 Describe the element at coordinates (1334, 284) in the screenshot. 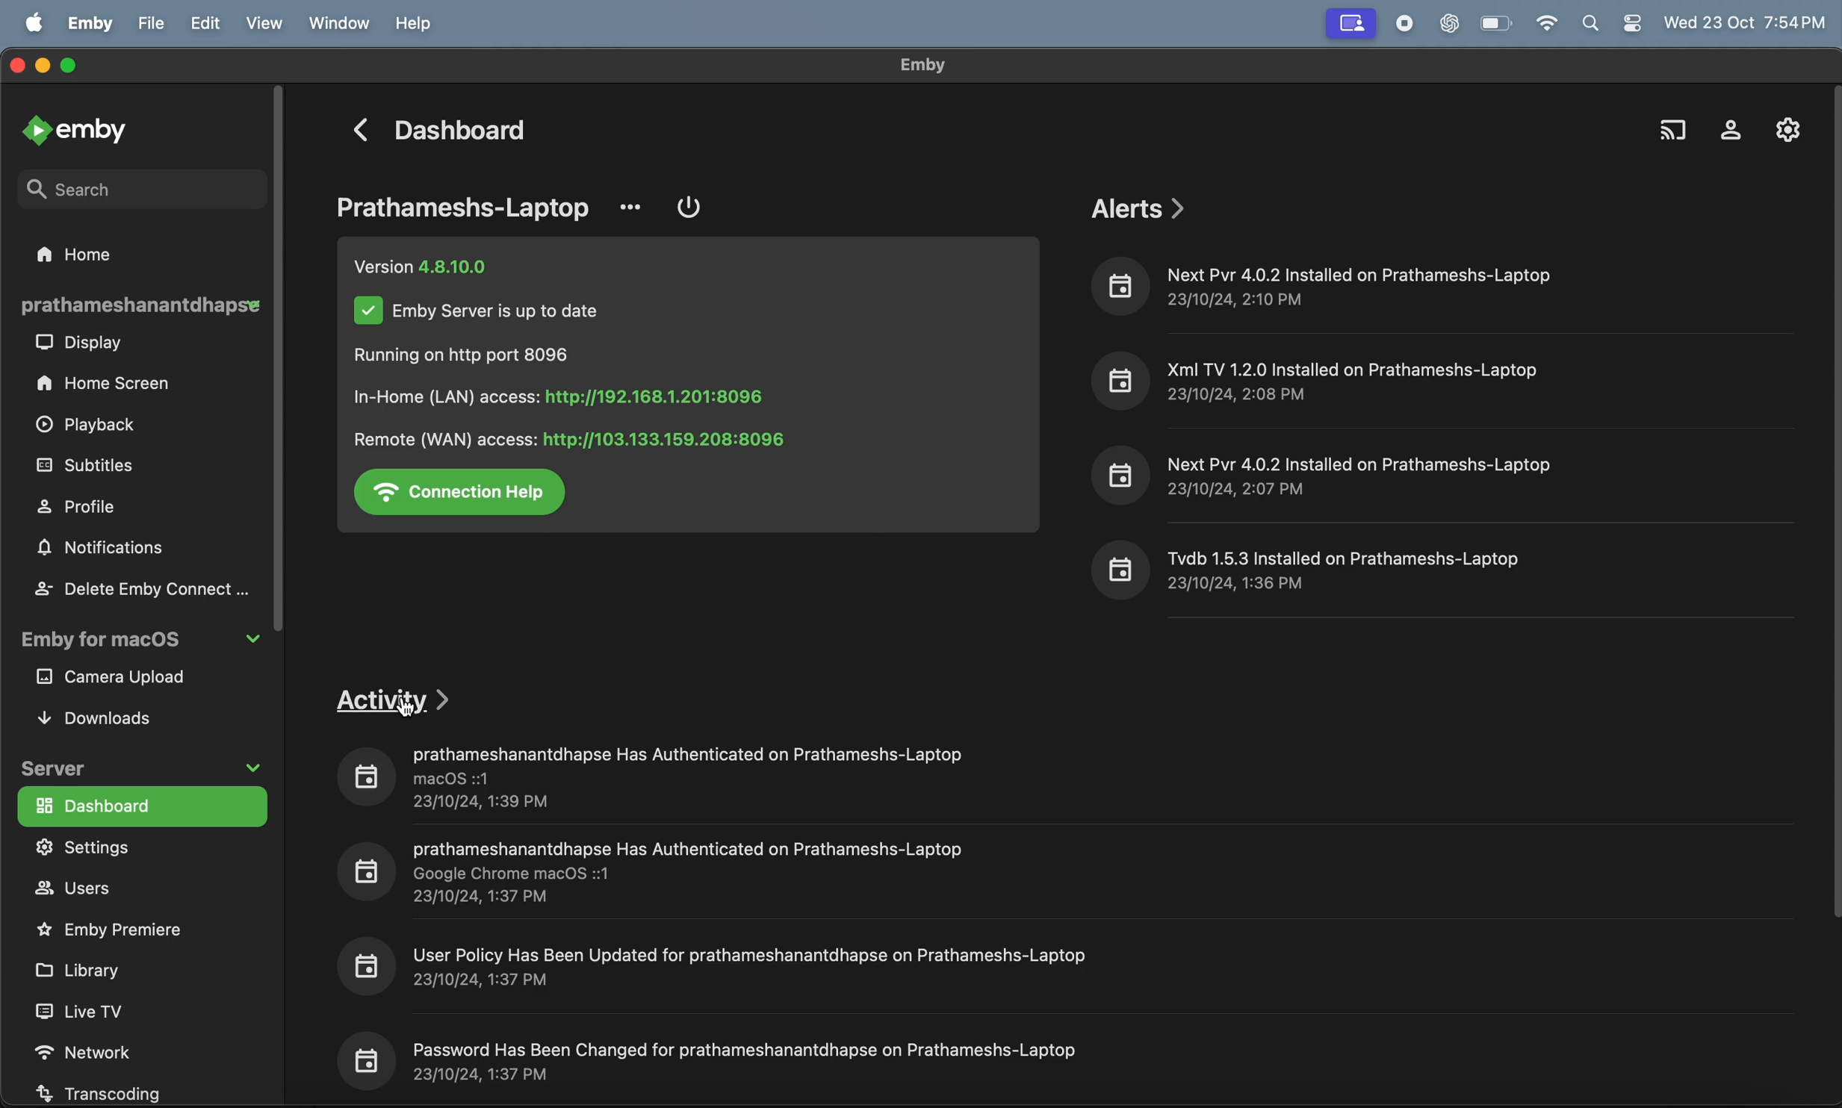

I see `i] Next Pvr 4.0.2 Installed on Prathameshs-Laptop
23/10/24, 2:10 PM` at that location.